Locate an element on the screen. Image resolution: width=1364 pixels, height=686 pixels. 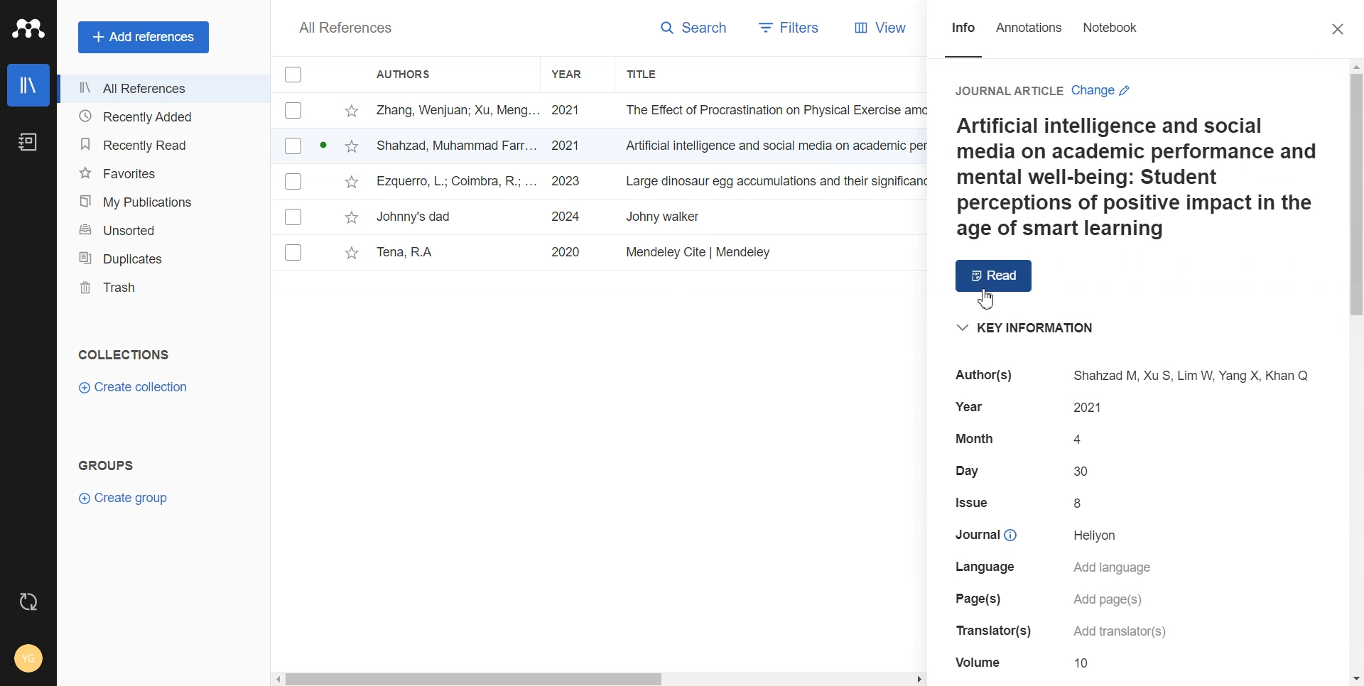
Horizontal scroll bar is located at coordinates (600, 676).